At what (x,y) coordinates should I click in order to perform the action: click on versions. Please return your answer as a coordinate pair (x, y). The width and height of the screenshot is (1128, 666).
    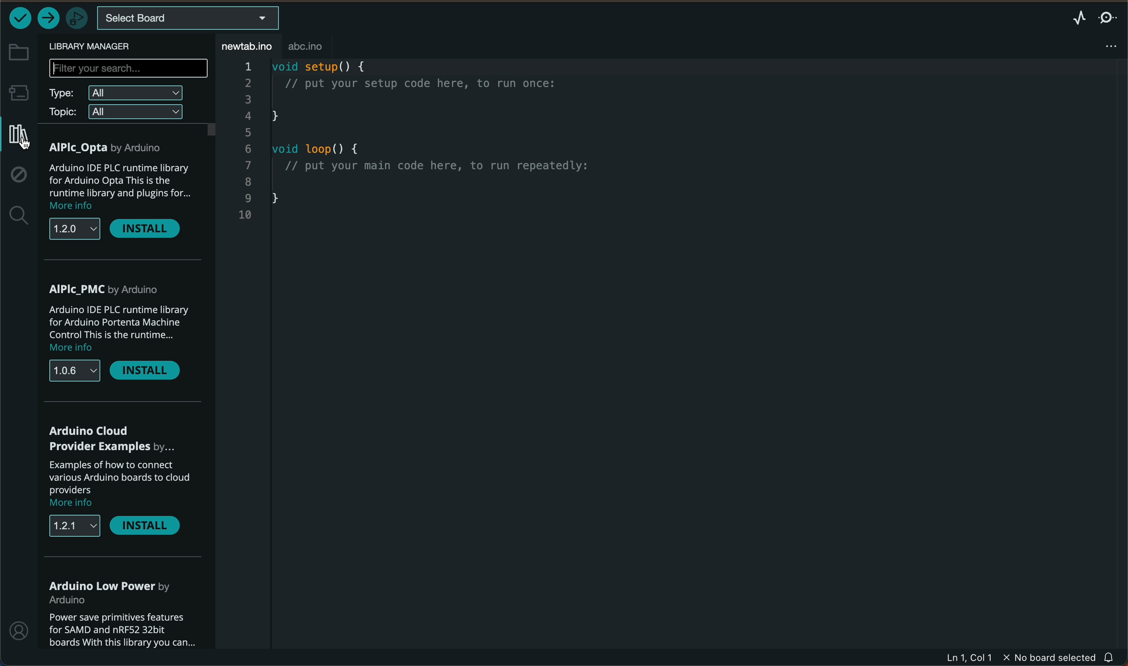
    Looking at the image, I should click on (74, 229).